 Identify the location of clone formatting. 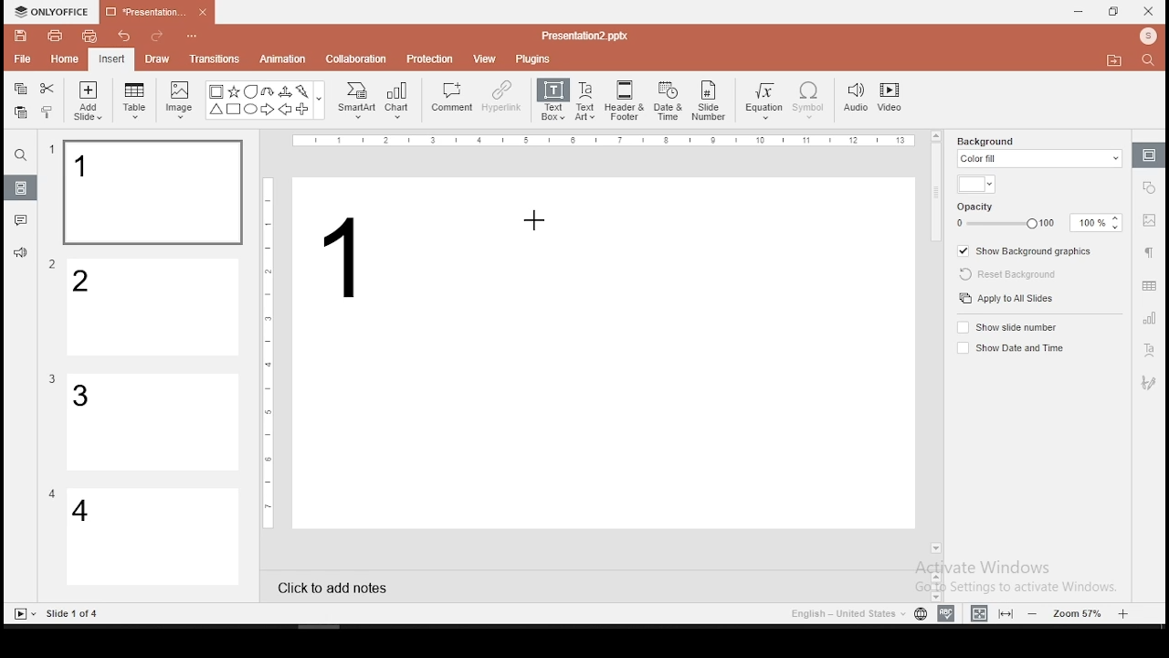
(47, 111).